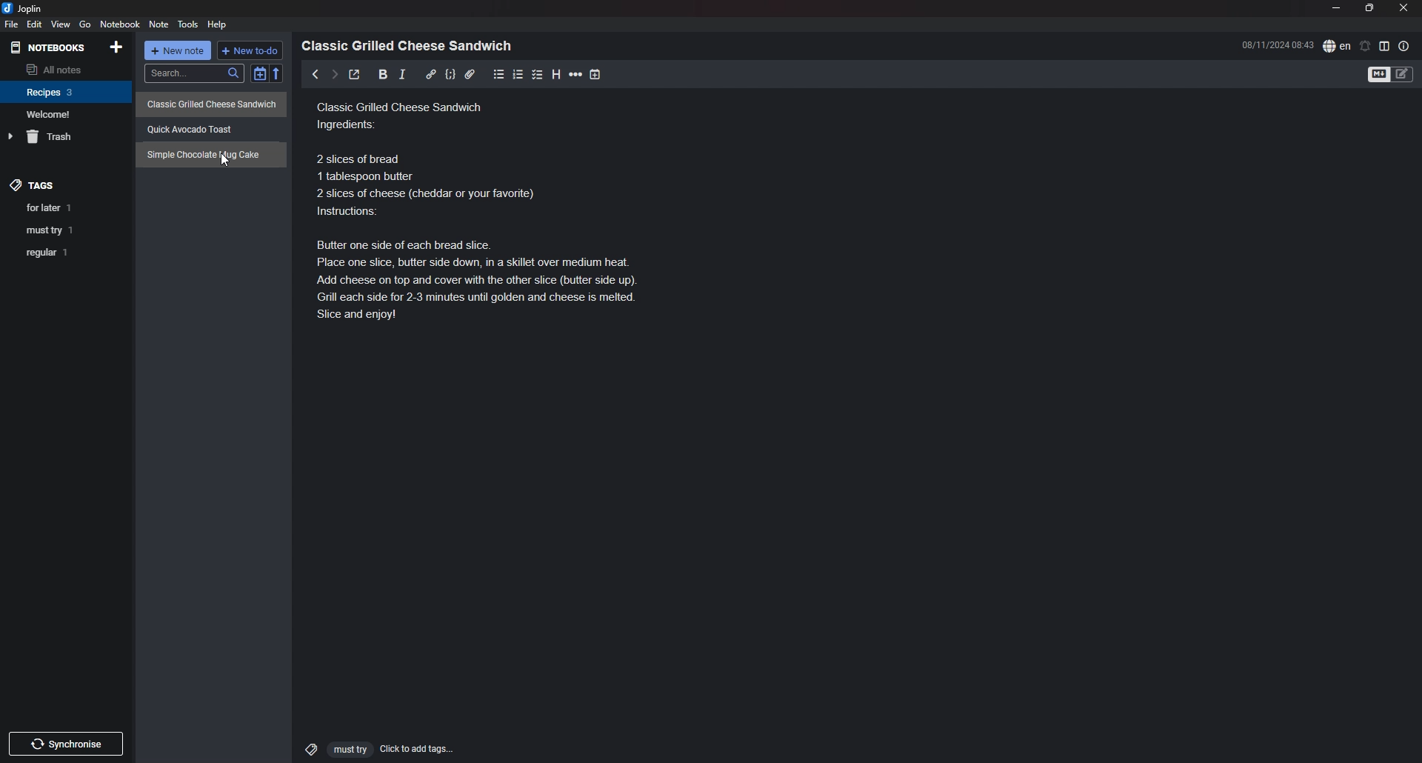  Describe the element at coordinates (224, 161) in the screenshot. I see `cursor` at that location.